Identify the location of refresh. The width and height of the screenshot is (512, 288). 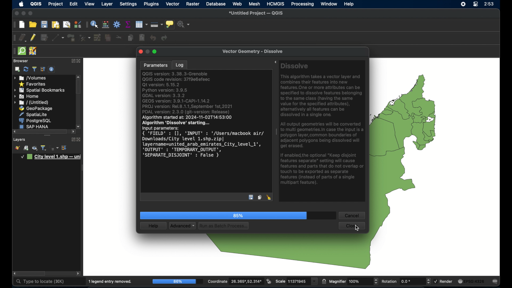
(26, 69).